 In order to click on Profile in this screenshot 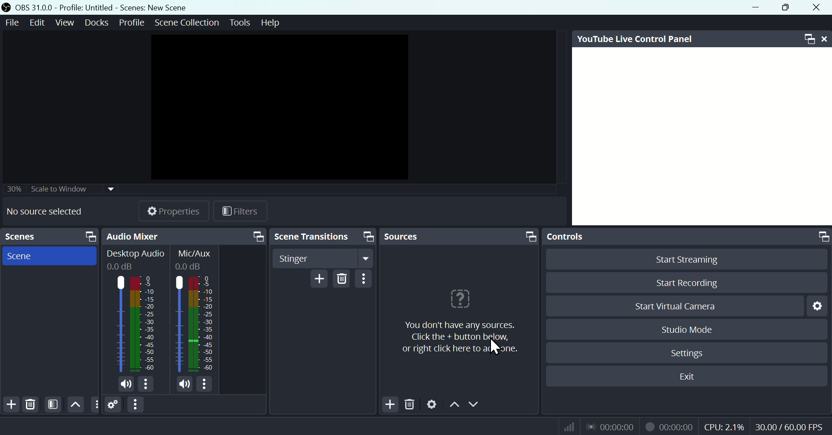, I will do `click(130, 23)`.